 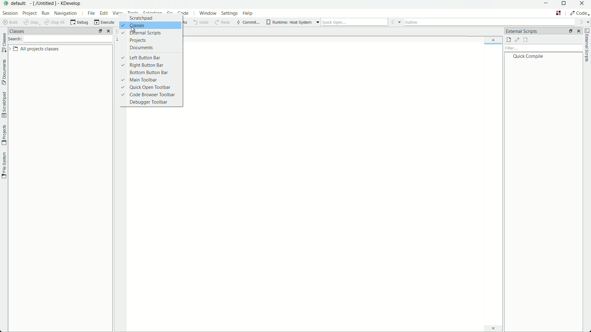 I want to click on cursor, so click(x=133, y=30).